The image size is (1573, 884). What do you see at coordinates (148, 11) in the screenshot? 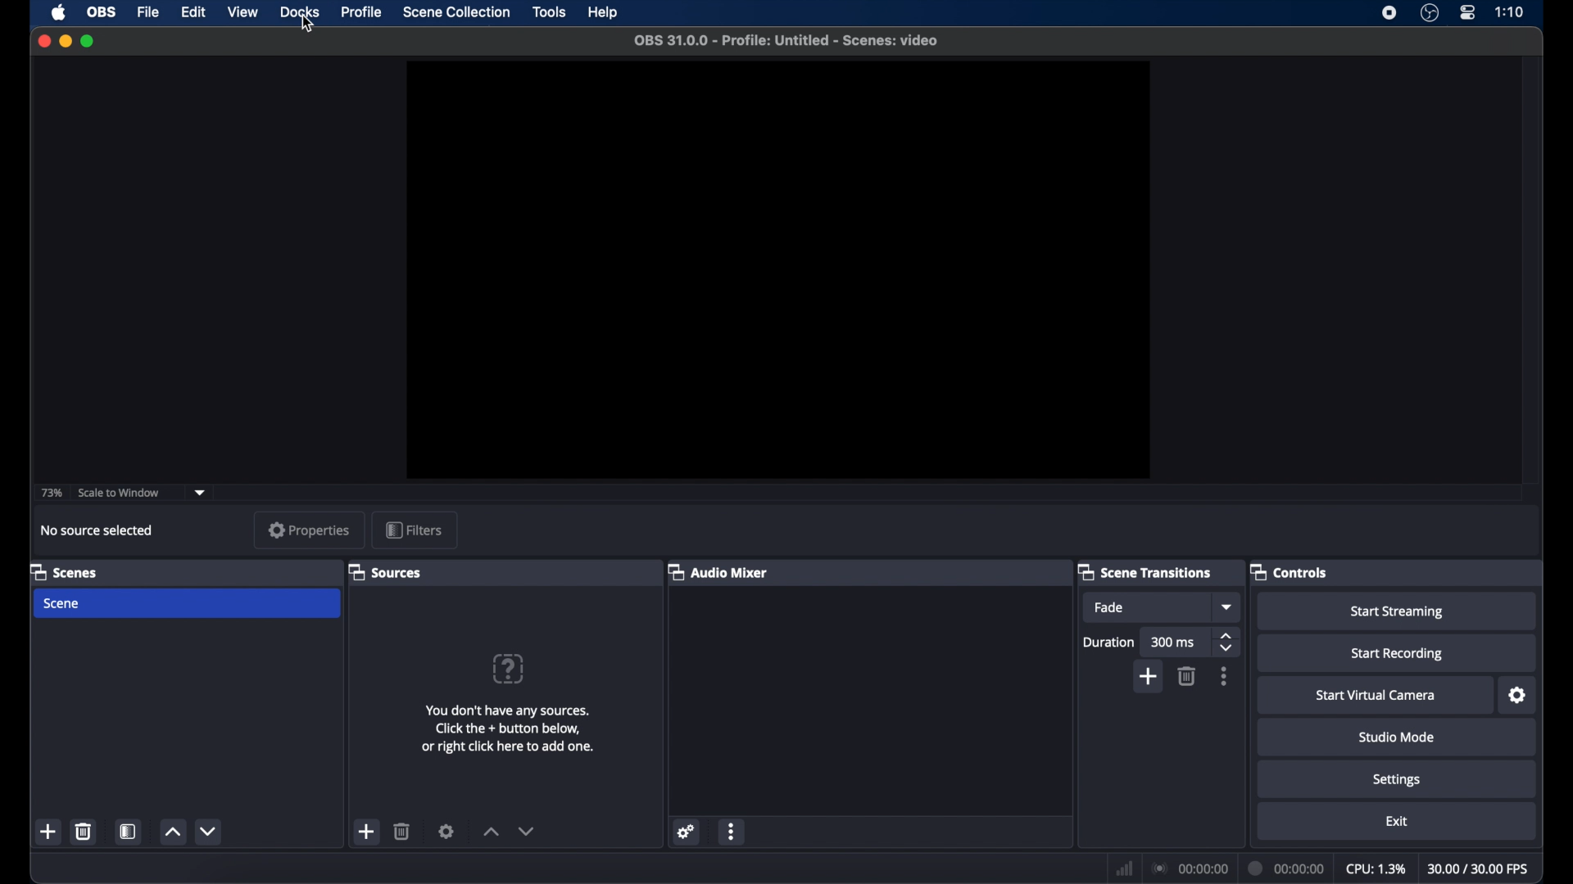
I see `file` at bounding box center [148, 11].